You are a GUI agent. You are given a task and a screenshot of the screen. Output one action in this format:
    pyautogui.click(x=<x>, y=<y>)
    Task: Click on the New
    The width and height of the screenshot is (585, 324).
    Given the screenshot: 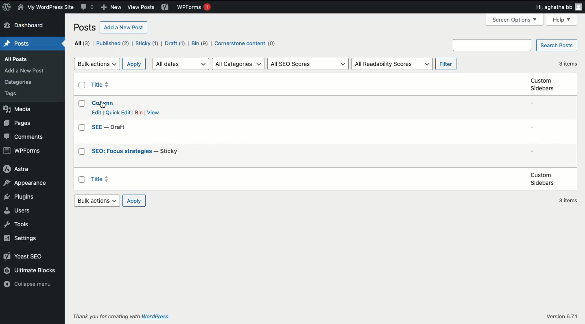 What is the action you would take?
    pyautogui.click(x=113, y=7)
    